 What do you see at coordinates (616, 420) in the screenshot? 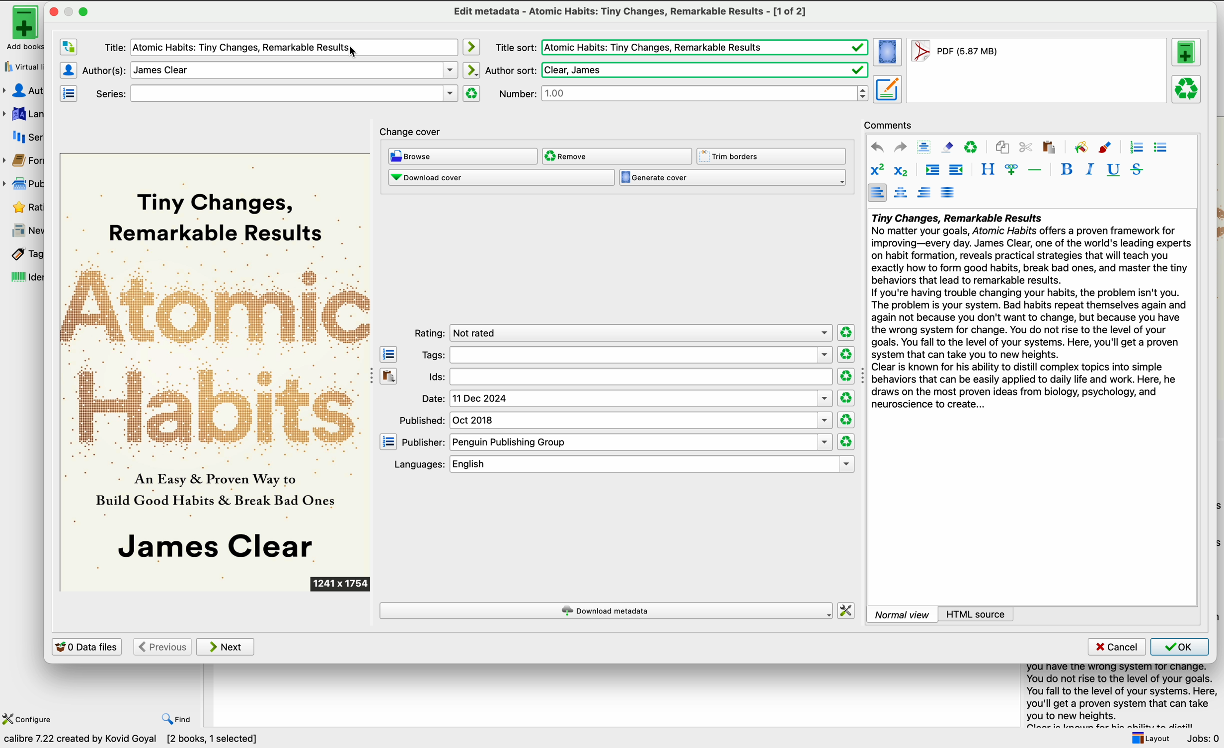
I see `published` at bounding box center [616, 420].